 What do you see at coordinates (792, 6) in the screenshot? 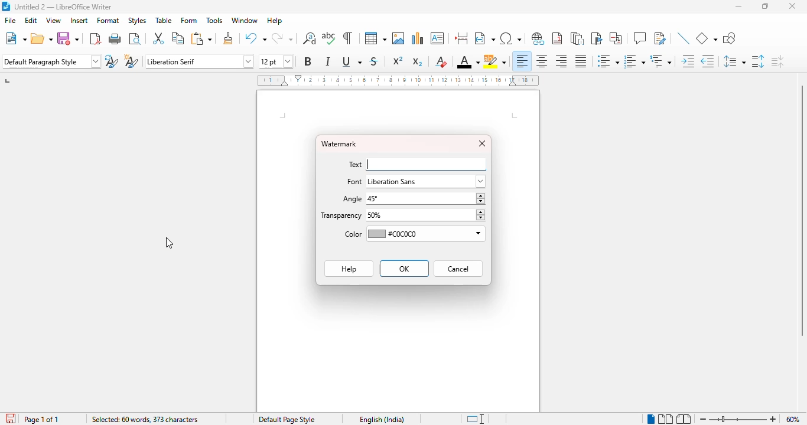
I see `close` at bounding box center [792, 6].